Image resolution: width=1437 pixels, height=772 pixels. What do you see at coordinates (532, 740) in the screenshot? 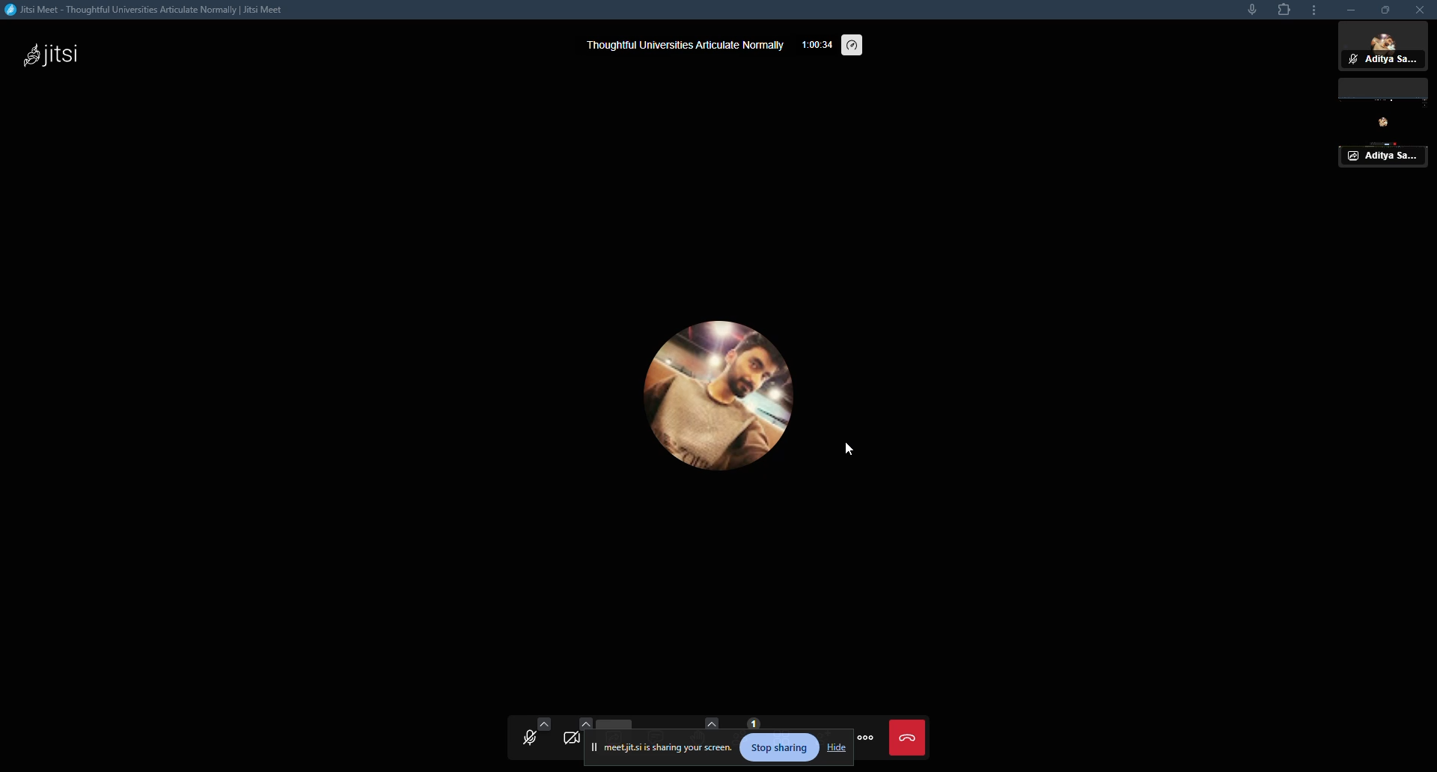
I see `mic off` at bounding box center [532, 740].